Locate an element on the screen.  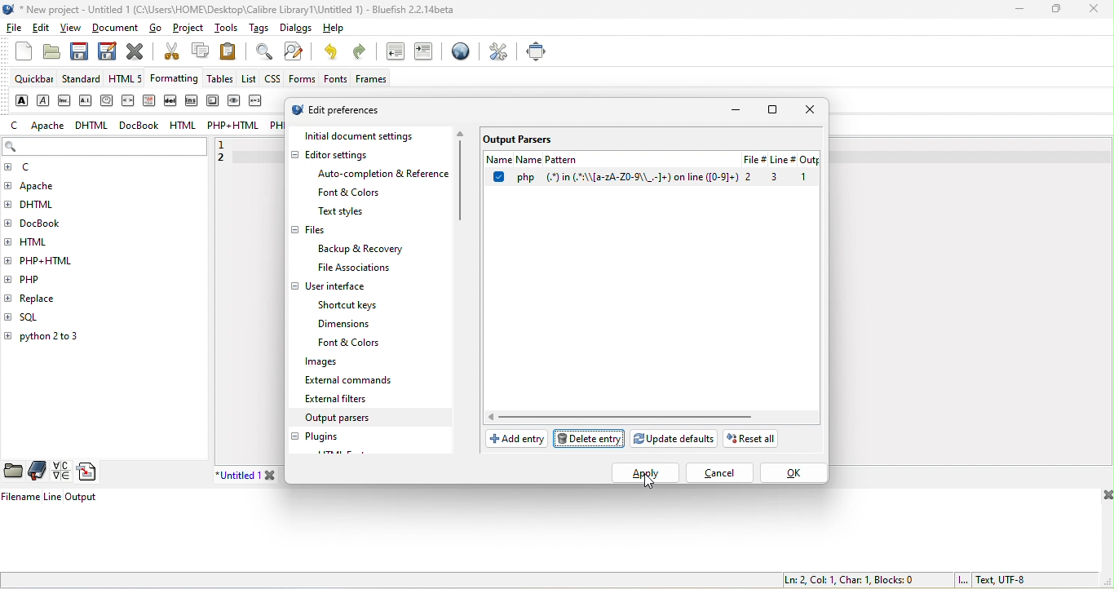
maximize is located at coordinates (773, 112).